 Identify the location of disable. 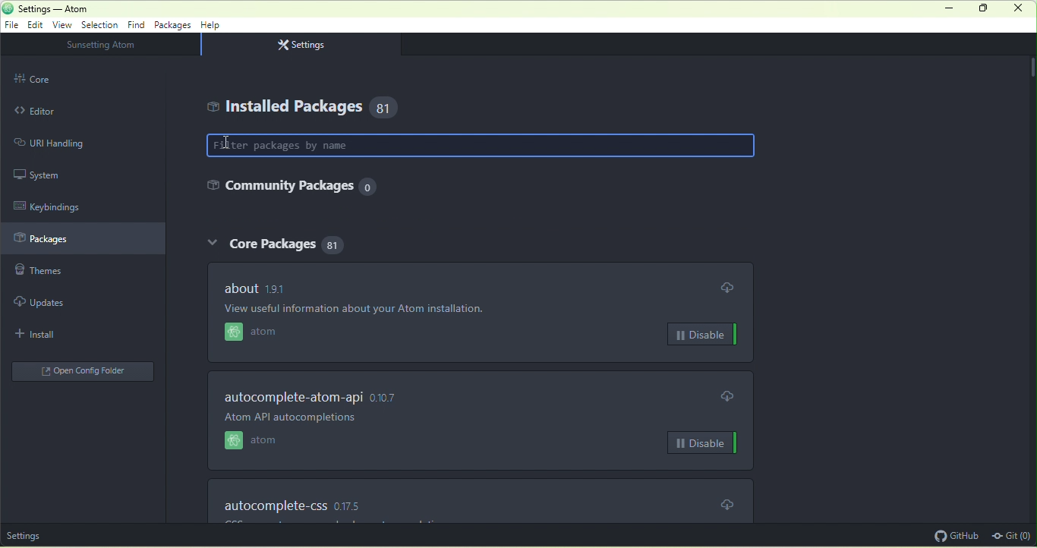
(703, 444).